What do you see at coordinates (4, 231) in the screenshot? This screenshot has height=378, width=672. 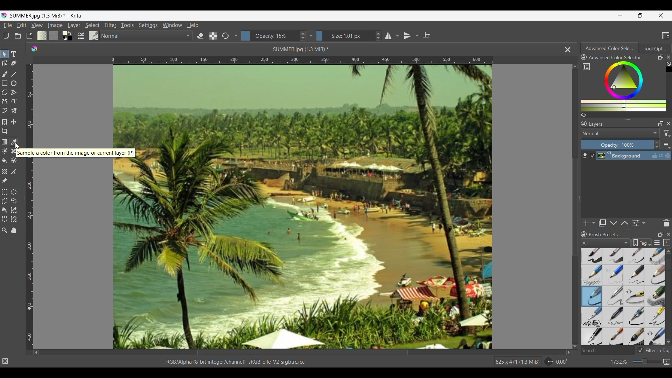 I see `Zoom tool` at bounding box center [4, 231].